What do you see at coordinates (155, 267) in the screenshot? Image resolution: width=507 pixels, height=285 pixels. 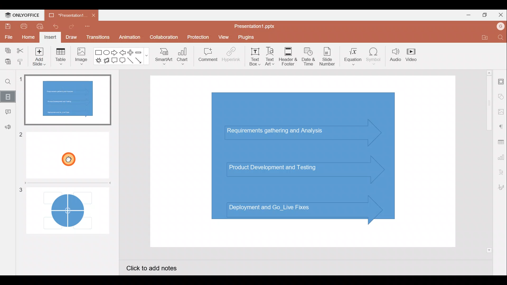 I see `Click to add notes` at bounding box center [155, 267].